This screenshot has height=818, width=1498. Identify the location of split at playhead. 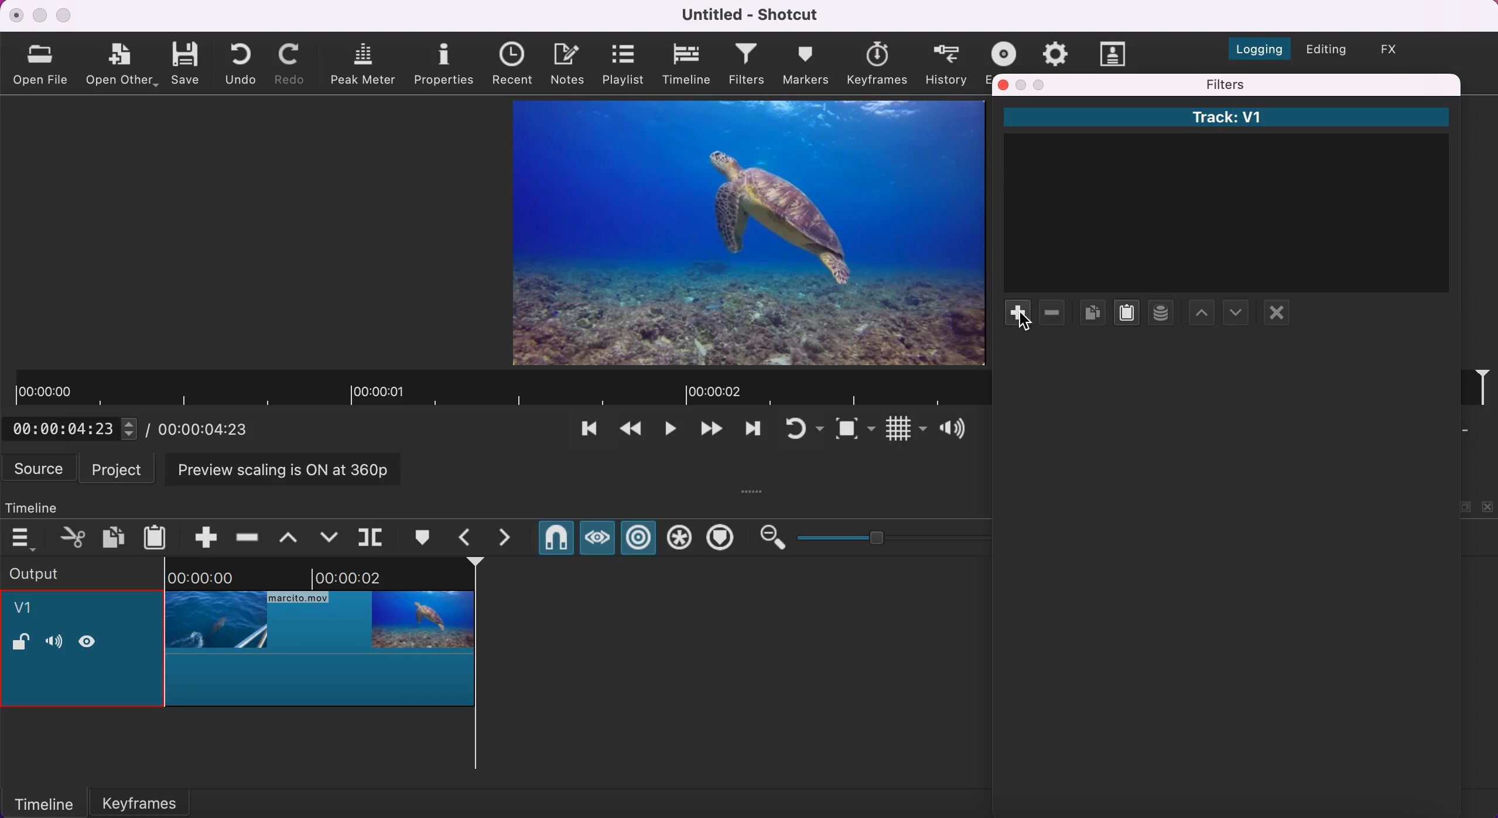
(373, 538).